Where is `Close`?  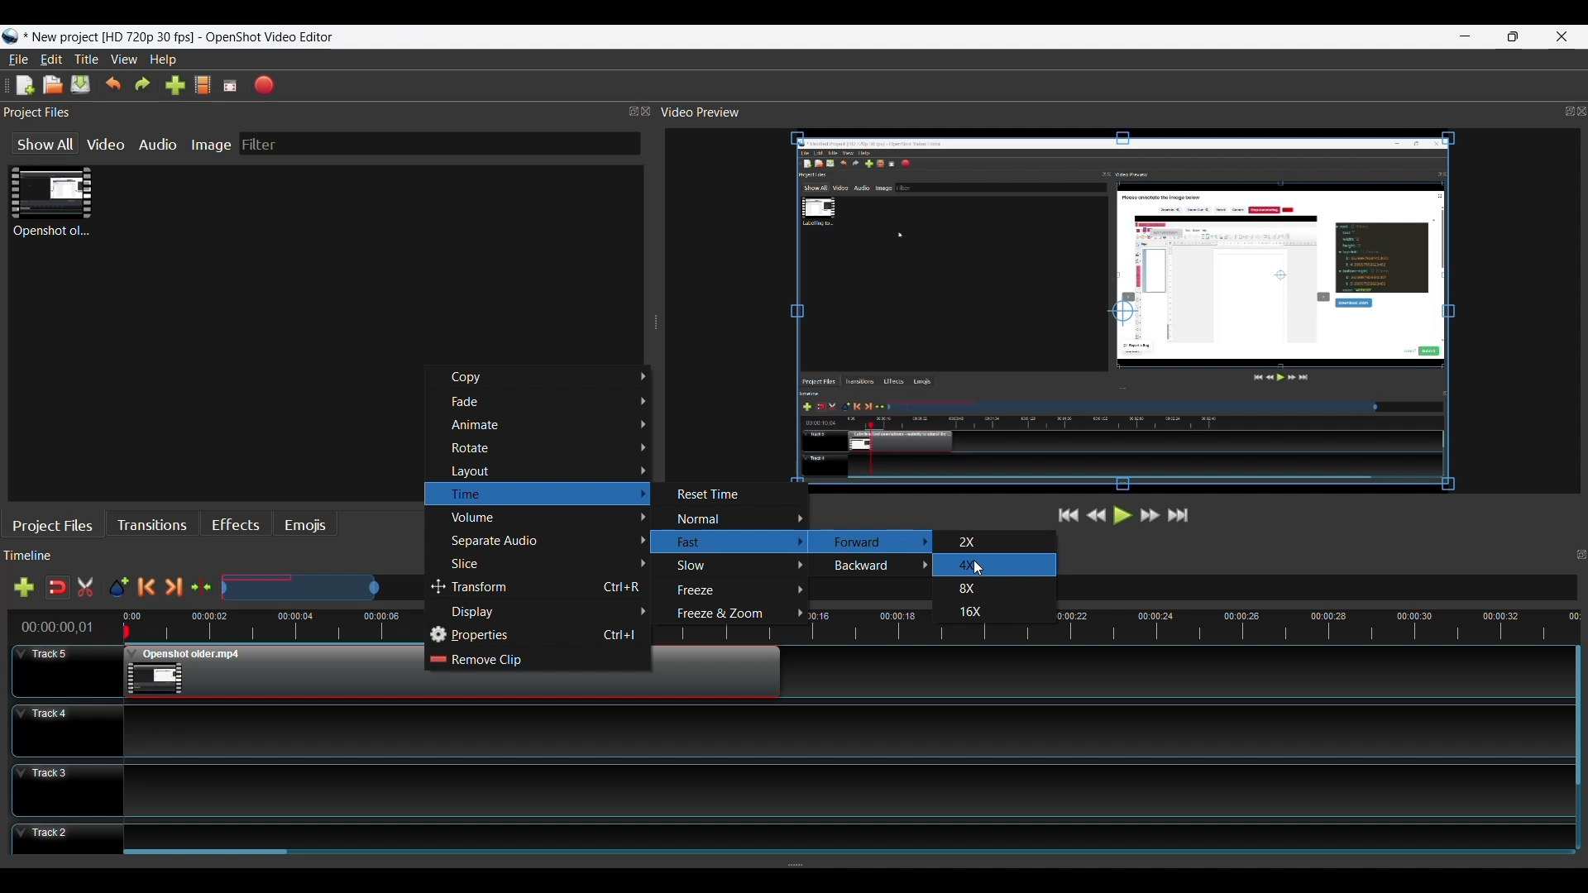 Close is located at coordinates (1562, 36).